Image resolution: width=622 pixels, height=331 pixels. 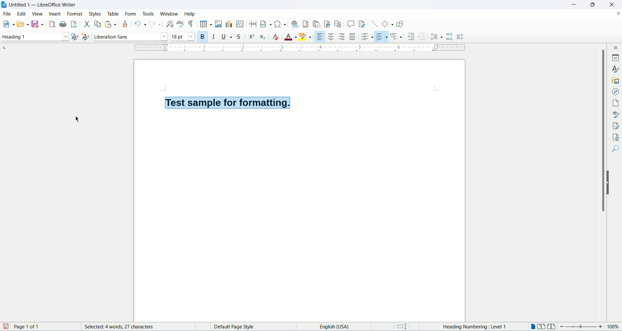 What do you see at coordinates (351, 23) in the screenshot?
I see `insert comment` at bounding box center [351, 23].